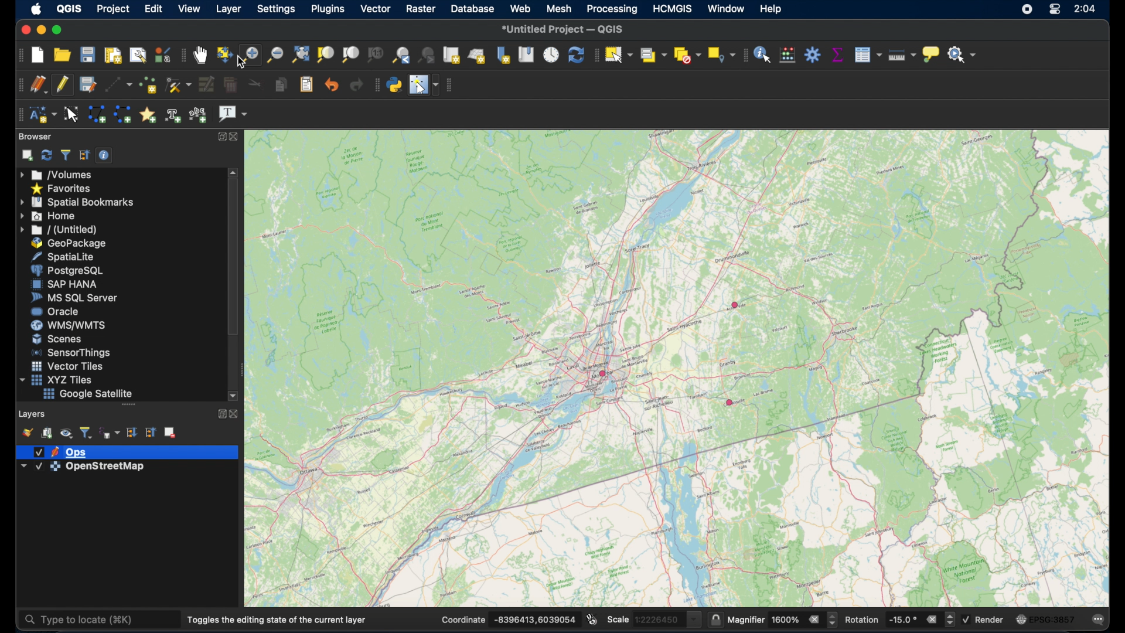 The width and height of the screenshot is (1125, 633). I want to click on zoom to layer, so click(349, 55).